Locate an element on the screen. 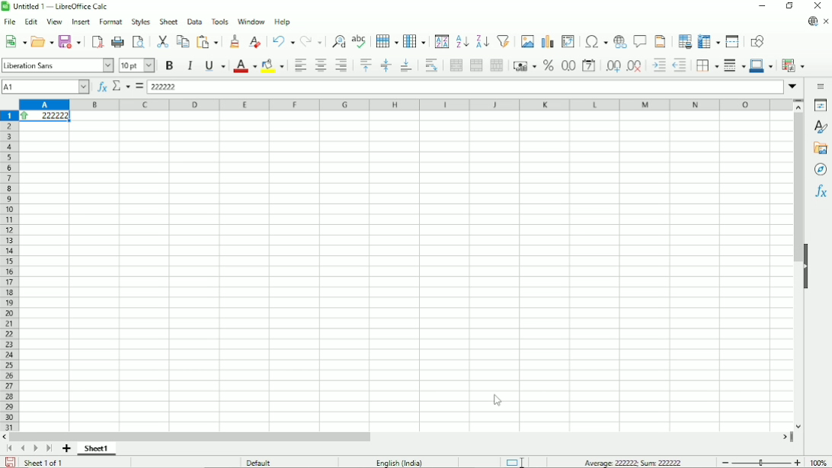  Scroll to next page is located at coordinates (36, 449).